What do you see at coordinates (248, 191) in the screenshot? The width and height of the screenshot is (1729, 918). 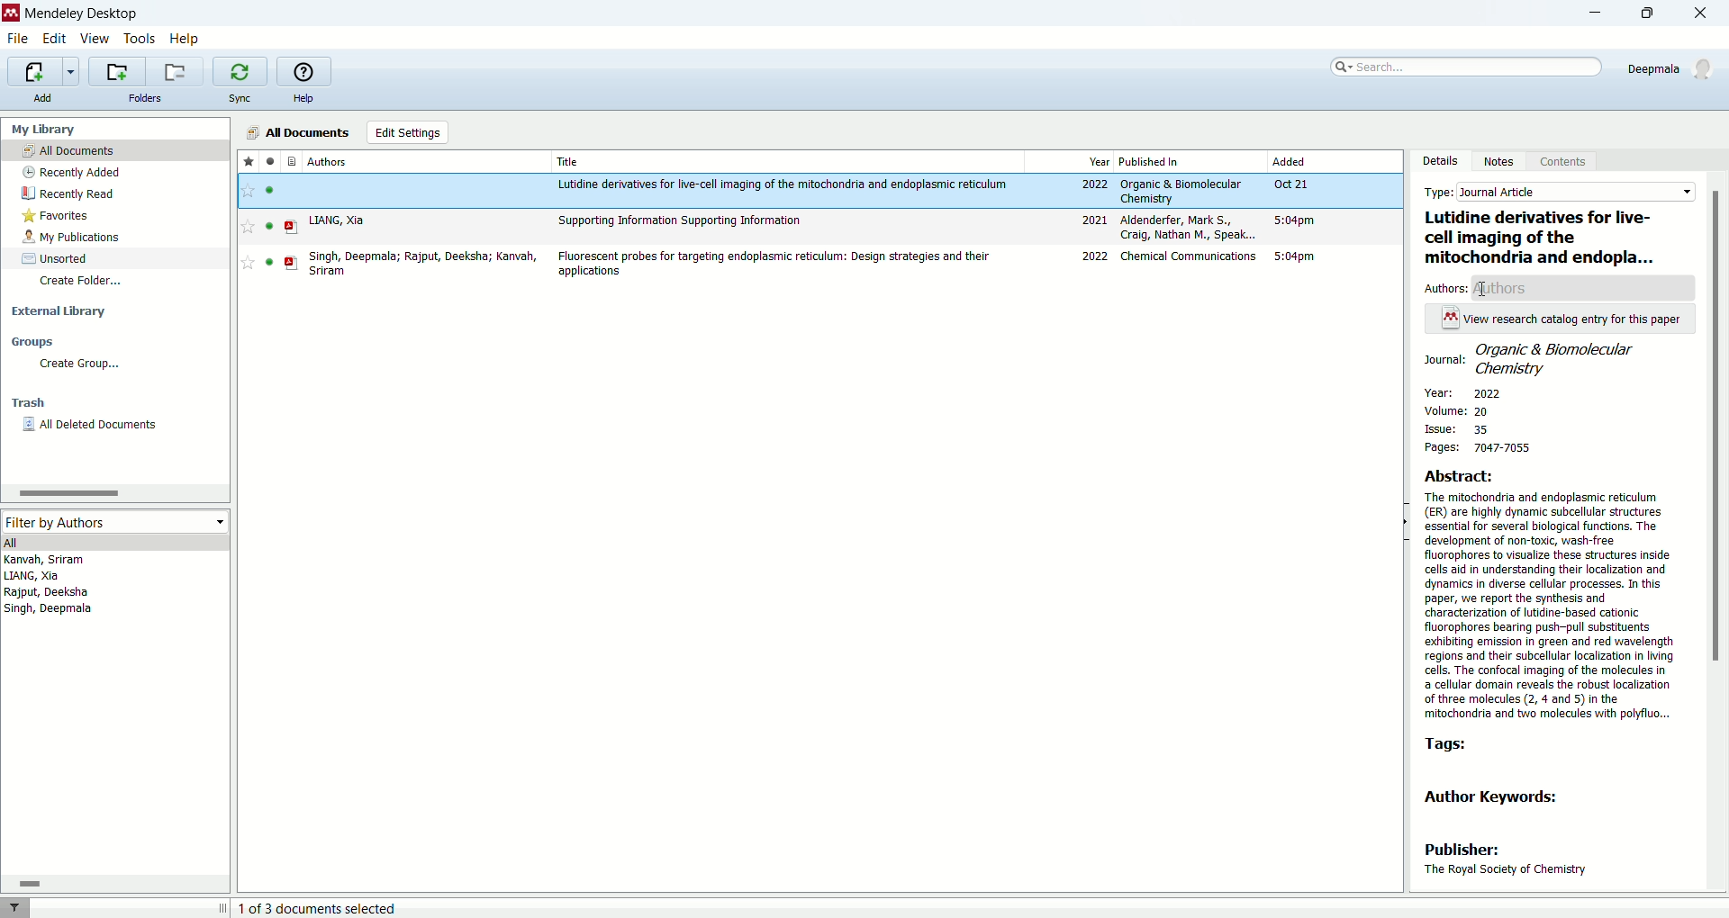 I see `favourite` at bounding box center [248, 191].